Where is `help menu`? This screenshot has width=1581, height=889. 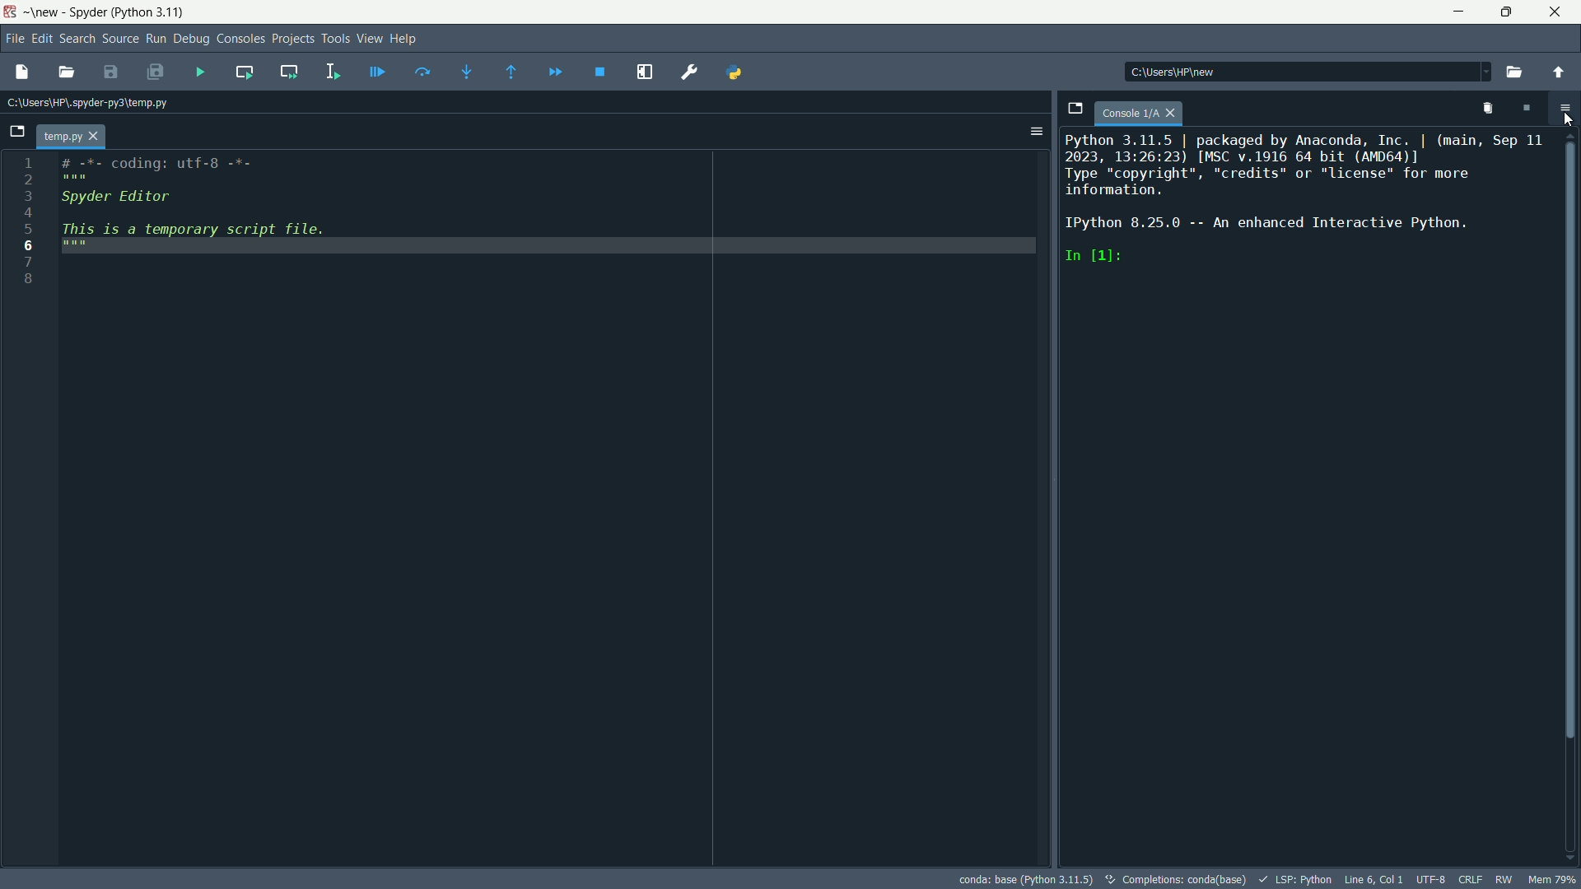 help menu is located at coordinates (403, 38).